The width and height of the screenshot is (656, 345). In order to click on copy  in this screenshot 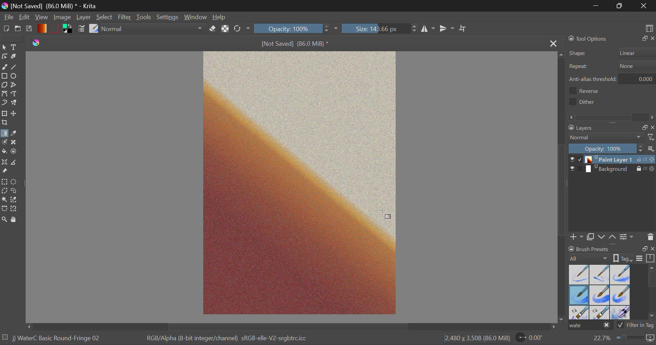, I will do `click(643, 128)`.